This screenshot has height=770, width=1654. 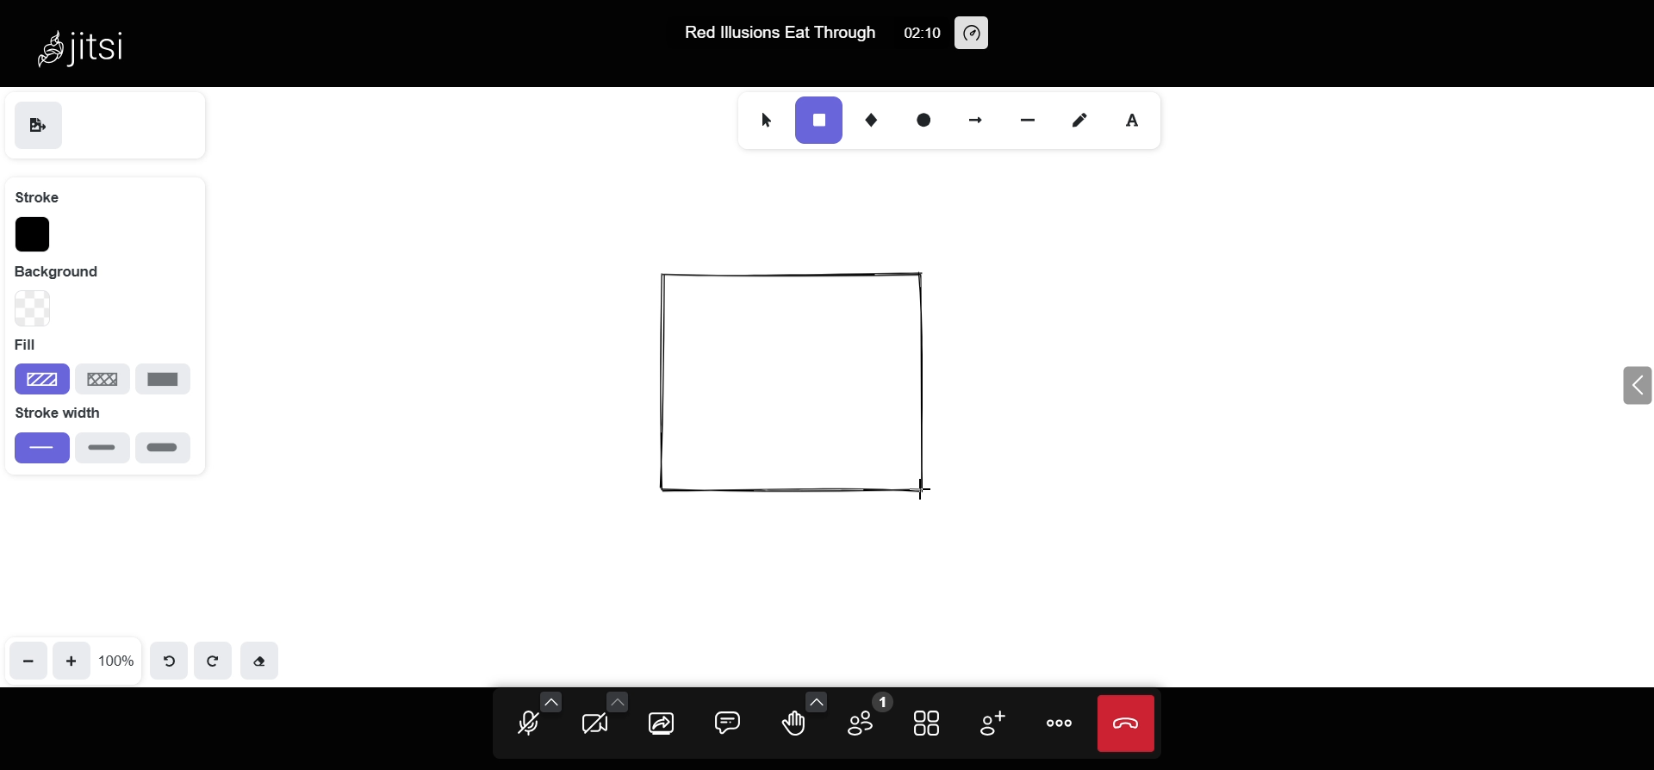 I want to click on diamond, so click(x=875, y=119).